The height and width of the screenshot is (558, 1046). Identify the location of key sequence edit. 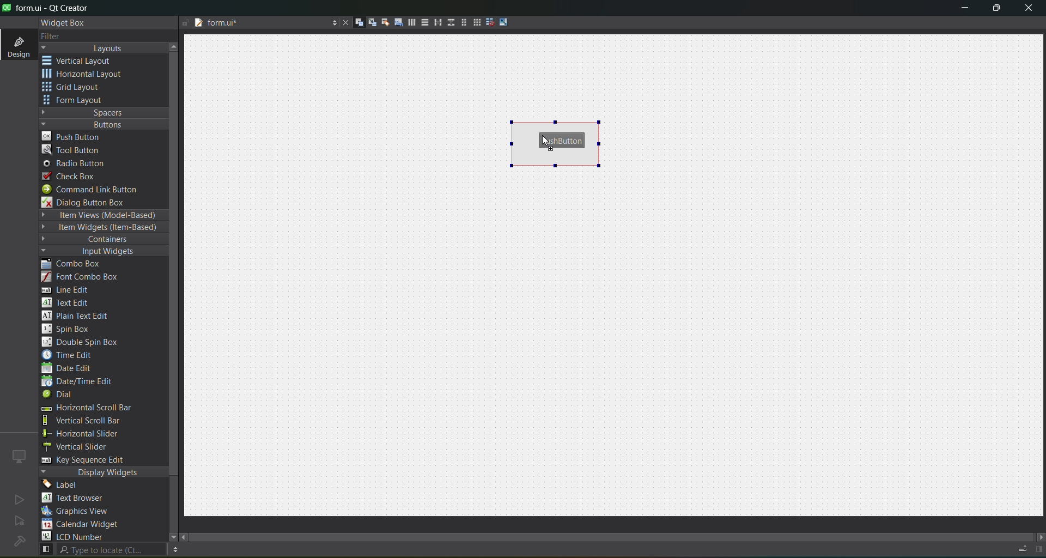
(90, 460).